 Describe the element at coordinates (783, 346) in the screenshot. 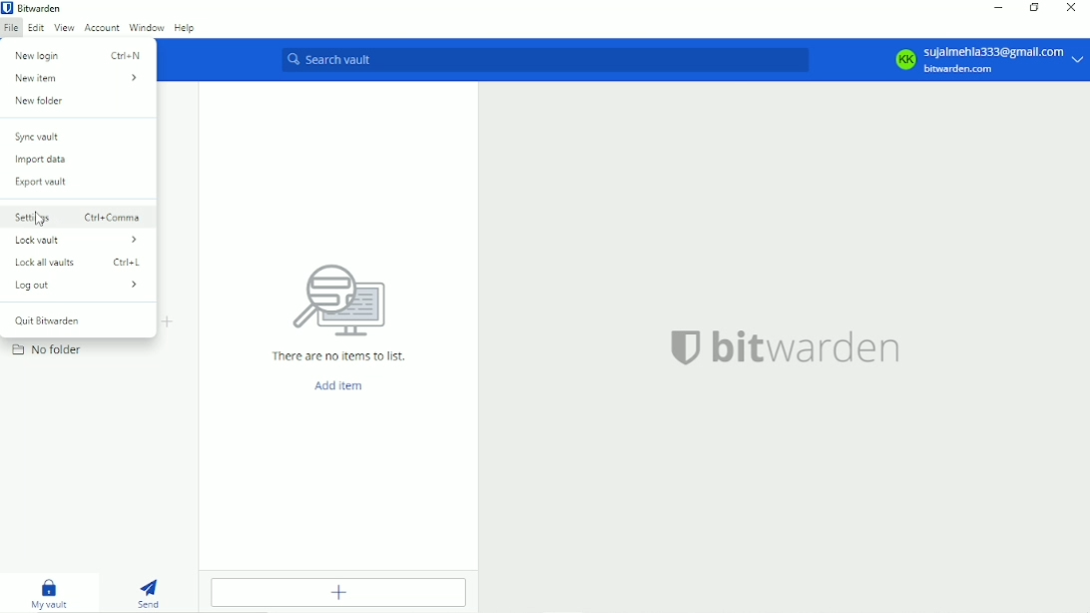

I see `bitwarden` at that location.